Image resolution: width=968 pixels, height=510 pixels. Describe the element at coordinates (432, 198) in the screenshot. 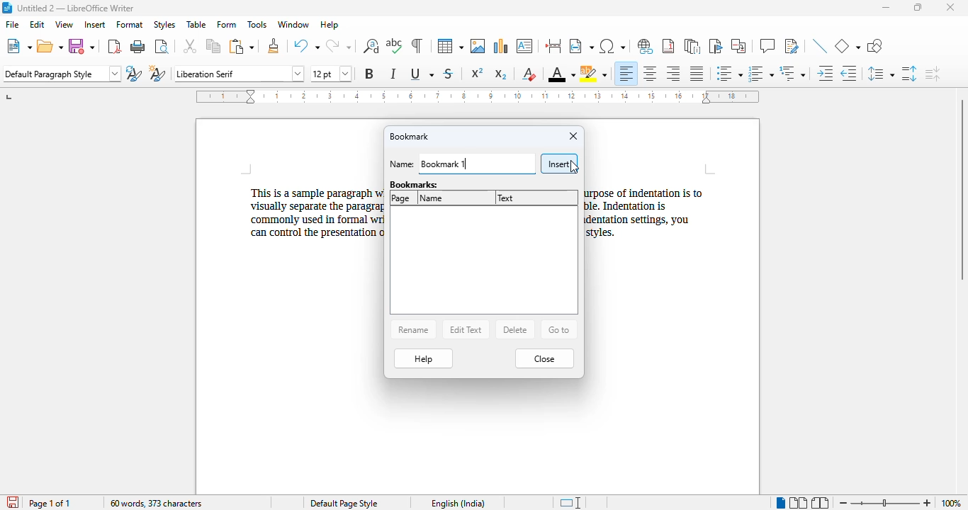

I see `name` at that location.